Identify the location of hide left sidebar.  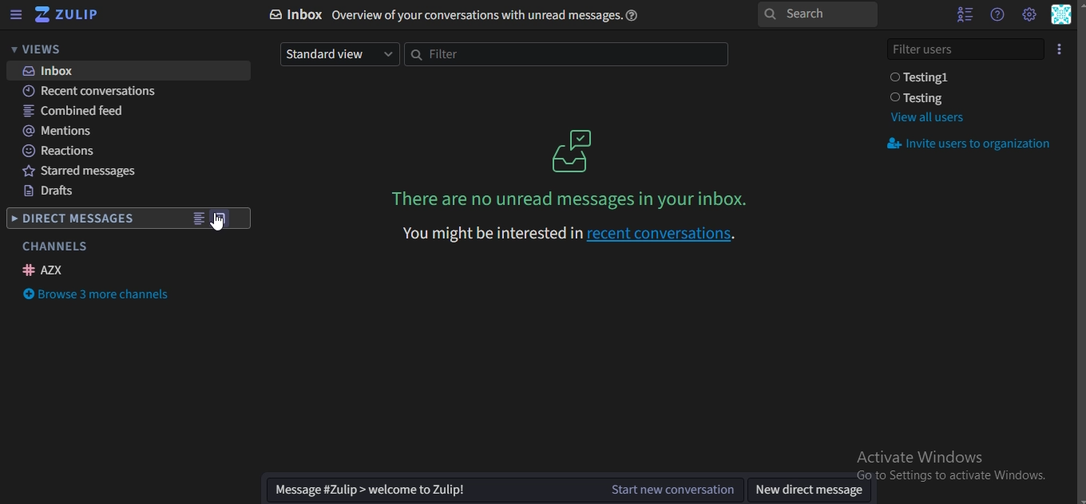
(16, 16).